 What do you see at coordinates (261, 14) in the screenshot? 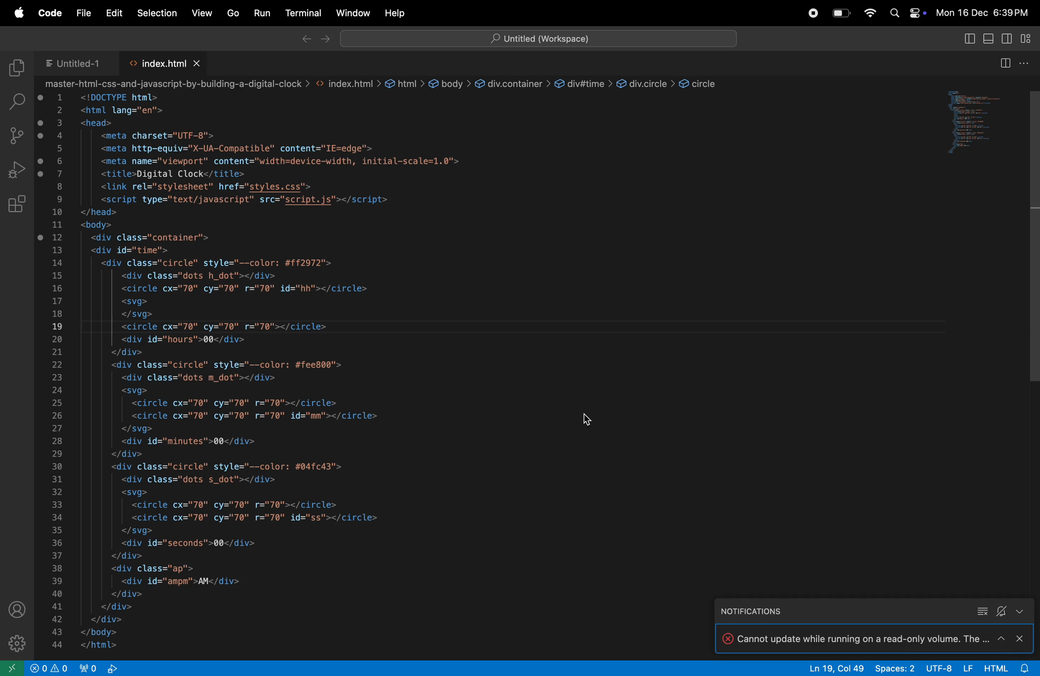
I see `run` at bounding box center [261, 14].